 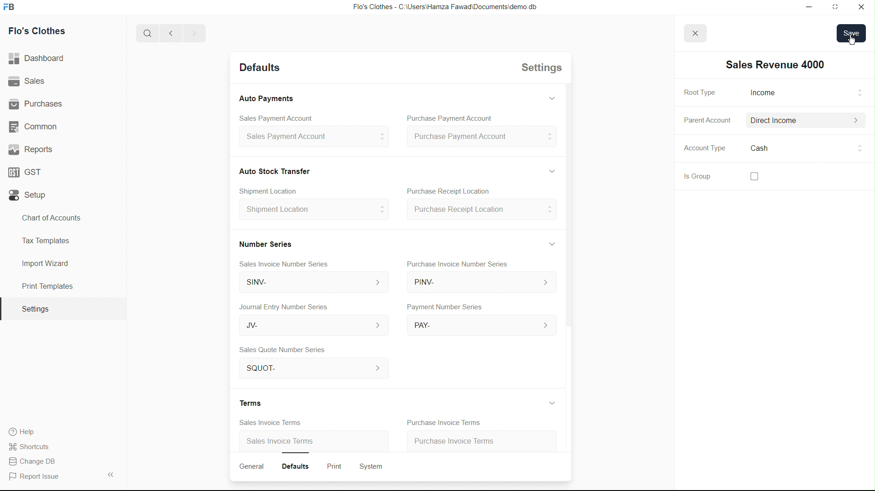 What do you see at coordinates (299, 465) in the screenshot?
I see `Defaults` at bounding box center [299, 465].